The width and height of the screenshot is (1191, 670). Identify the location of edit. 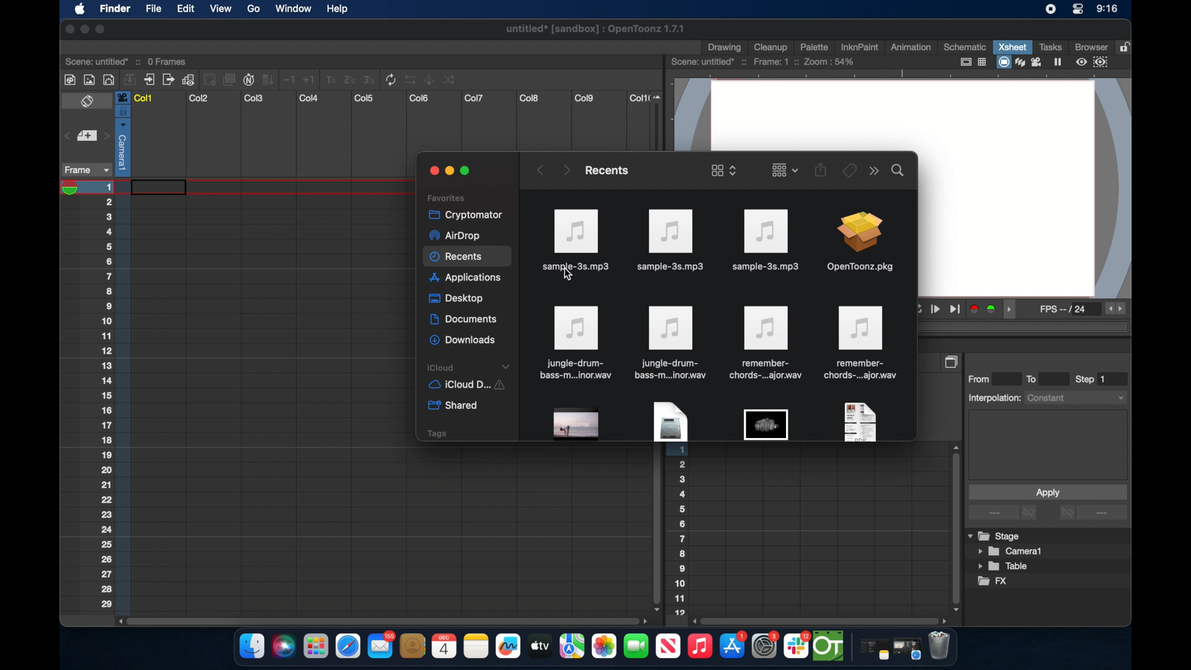
(185, 9).